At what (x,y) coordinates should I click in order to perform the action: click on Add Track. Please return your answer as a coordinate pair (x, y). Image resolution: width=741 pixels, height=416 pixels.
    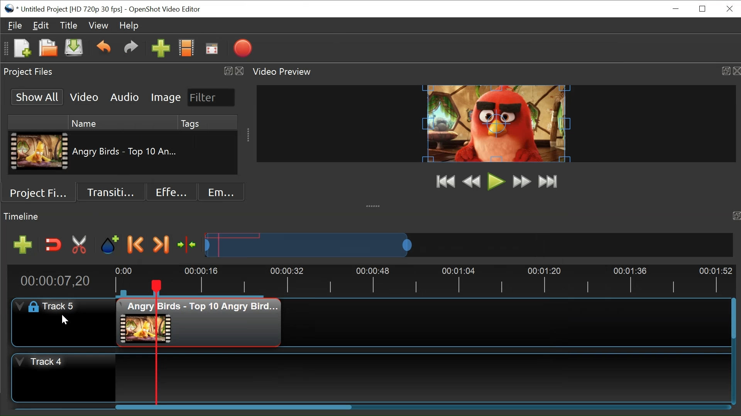
    Looking at the image, I should click on (23, 245).